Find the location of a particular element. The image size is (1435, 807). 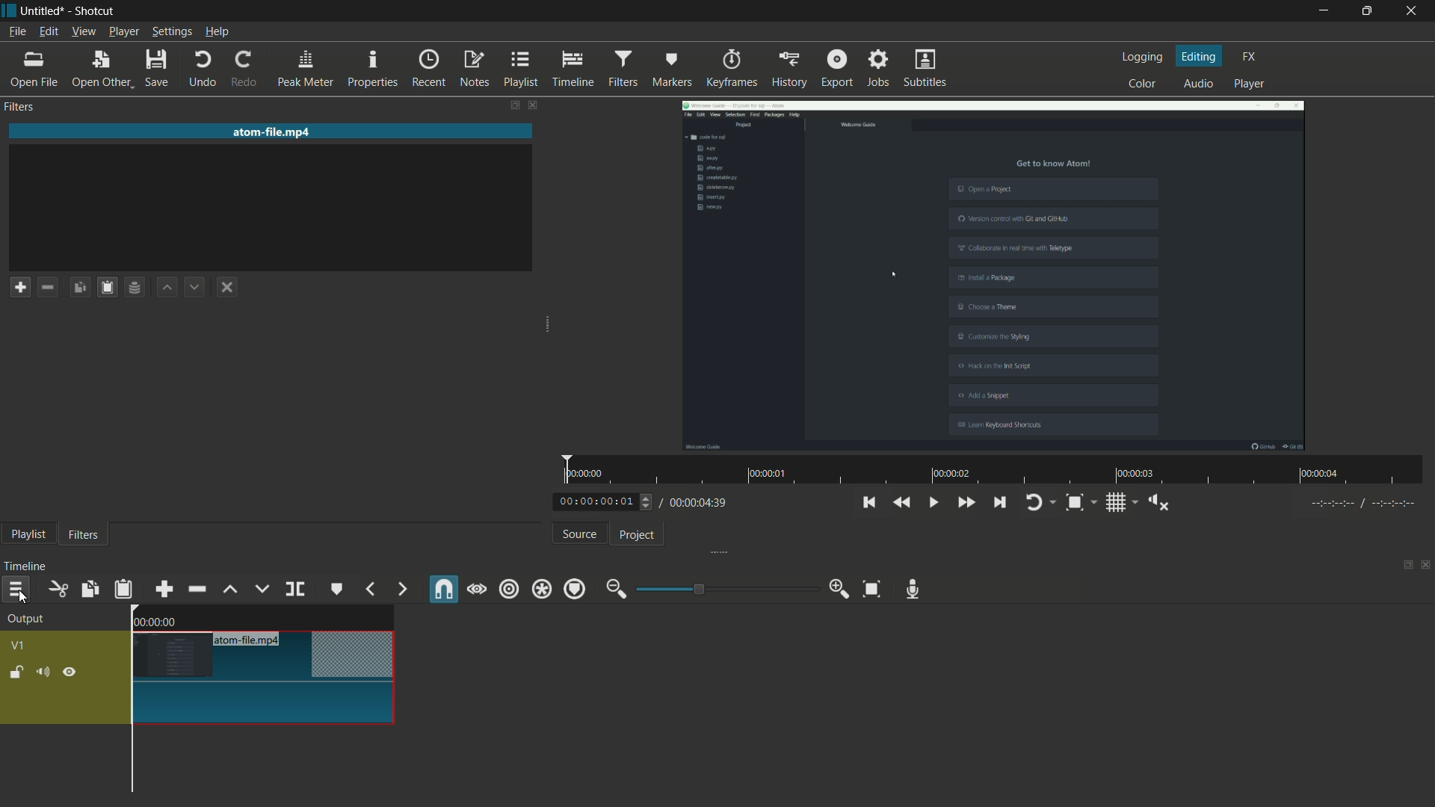

zoom in is located at coordinates (842, 589).